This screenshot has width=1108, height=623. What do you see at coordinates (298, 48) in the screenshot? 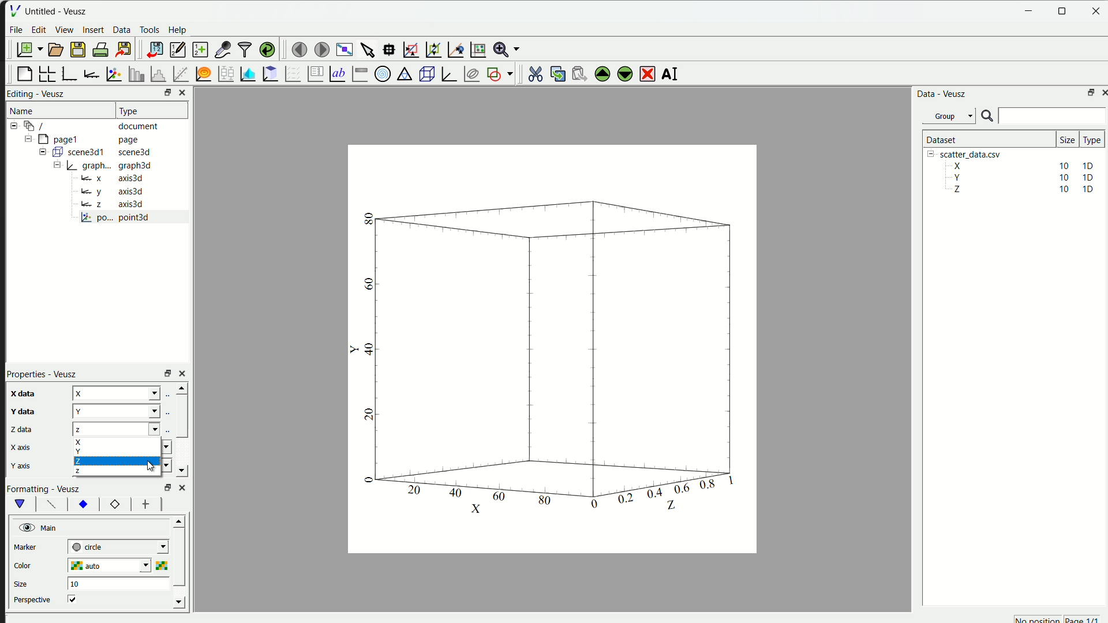
I see `move to previous page` at bounding box center [298, 48].